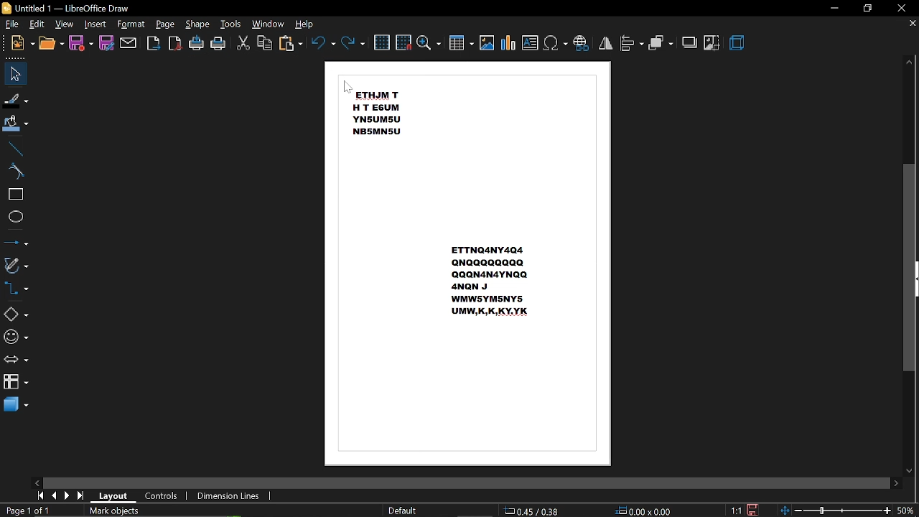 The height and width of the screenshot is (517, 919). I want to click on previous page, so click(55, 495).